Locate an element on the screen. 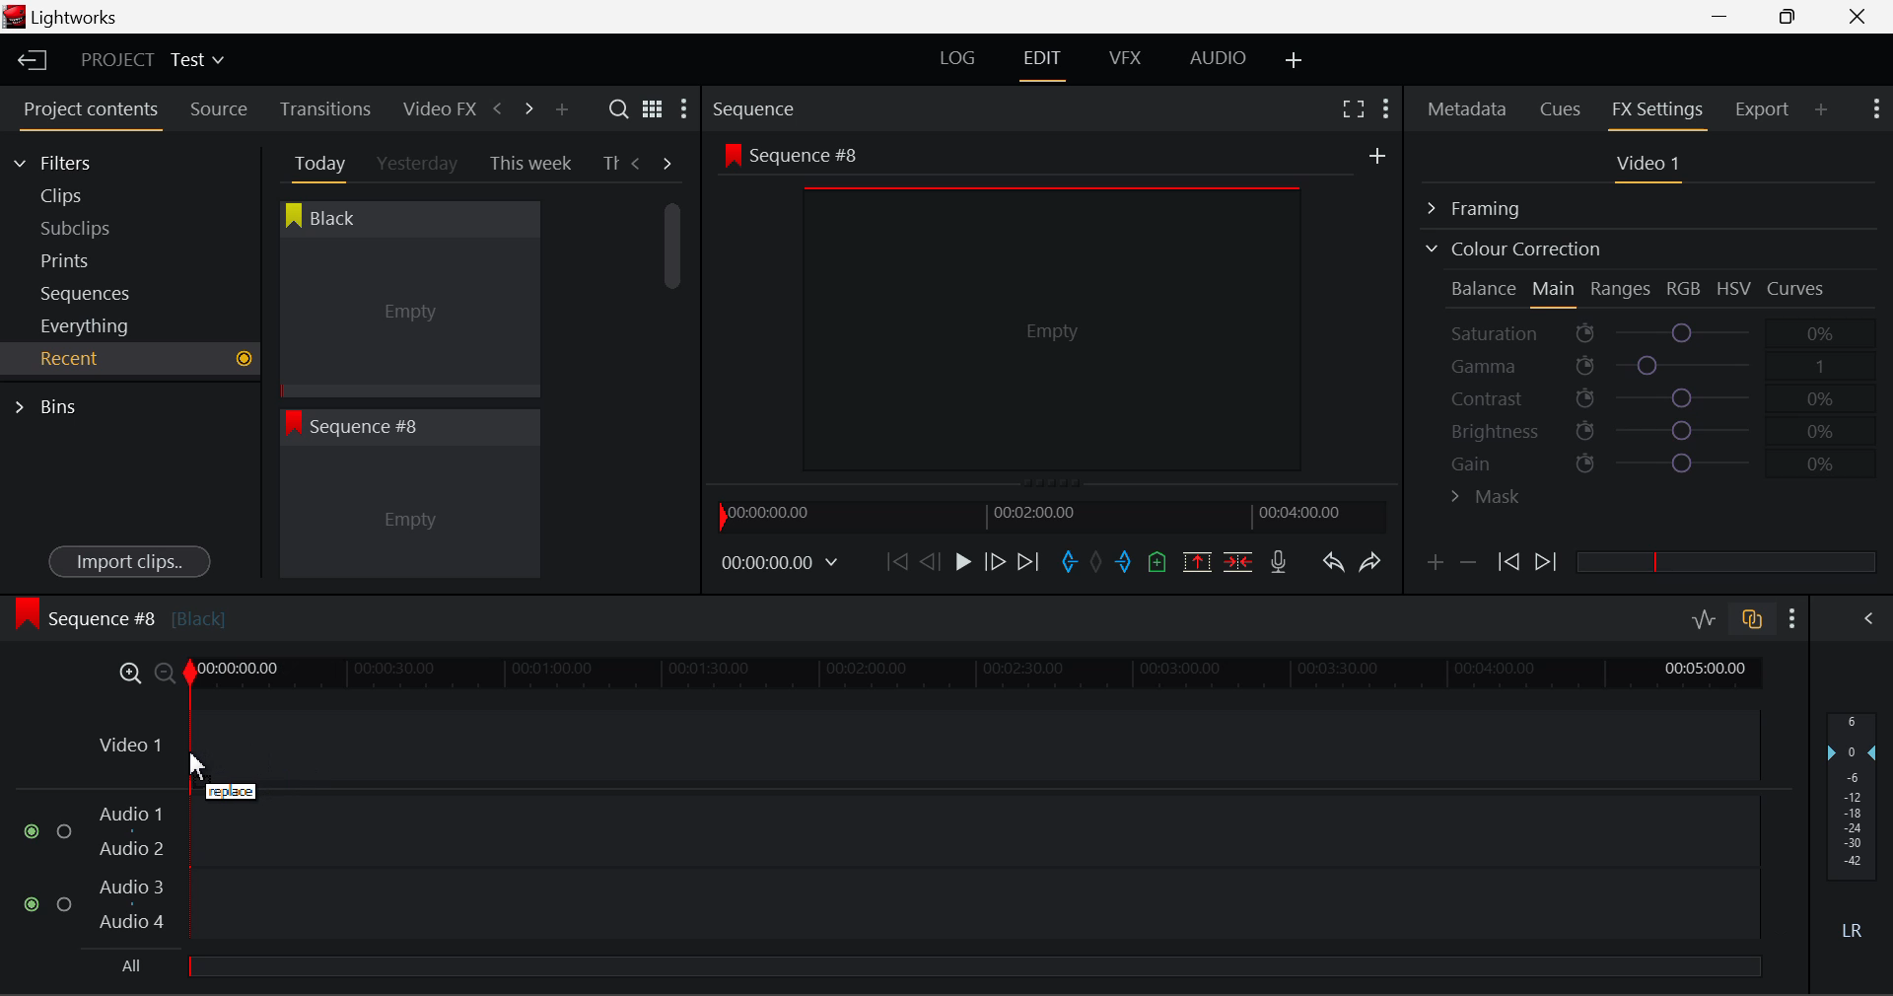 The image size is (1893, 996). Curves is located at coordinates (1798, 288).